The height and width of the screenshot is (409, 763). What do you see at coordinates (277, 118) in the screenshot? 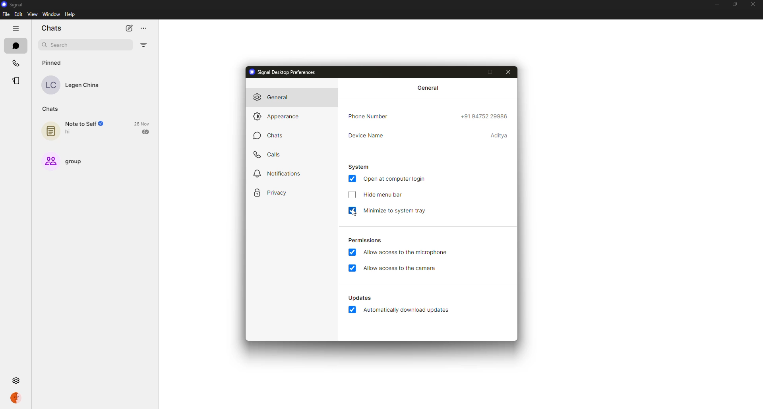
I see `appearance` at bounding box center [277, 118].